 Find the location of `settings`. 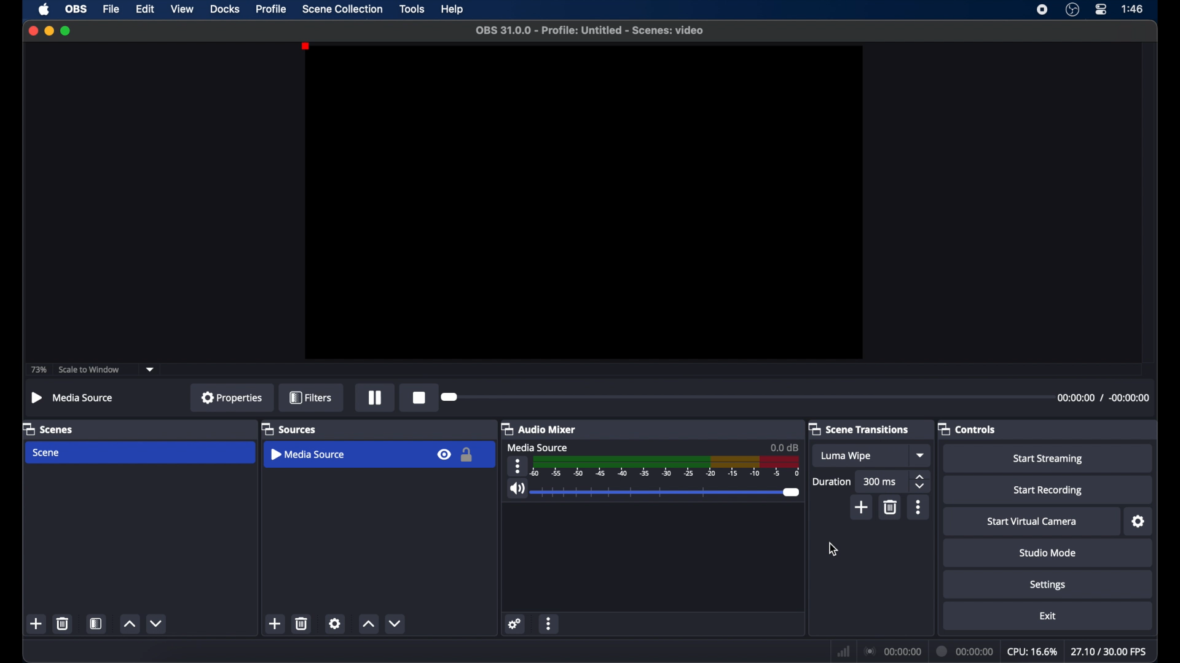

settings is located at coordinates (1139, 522).